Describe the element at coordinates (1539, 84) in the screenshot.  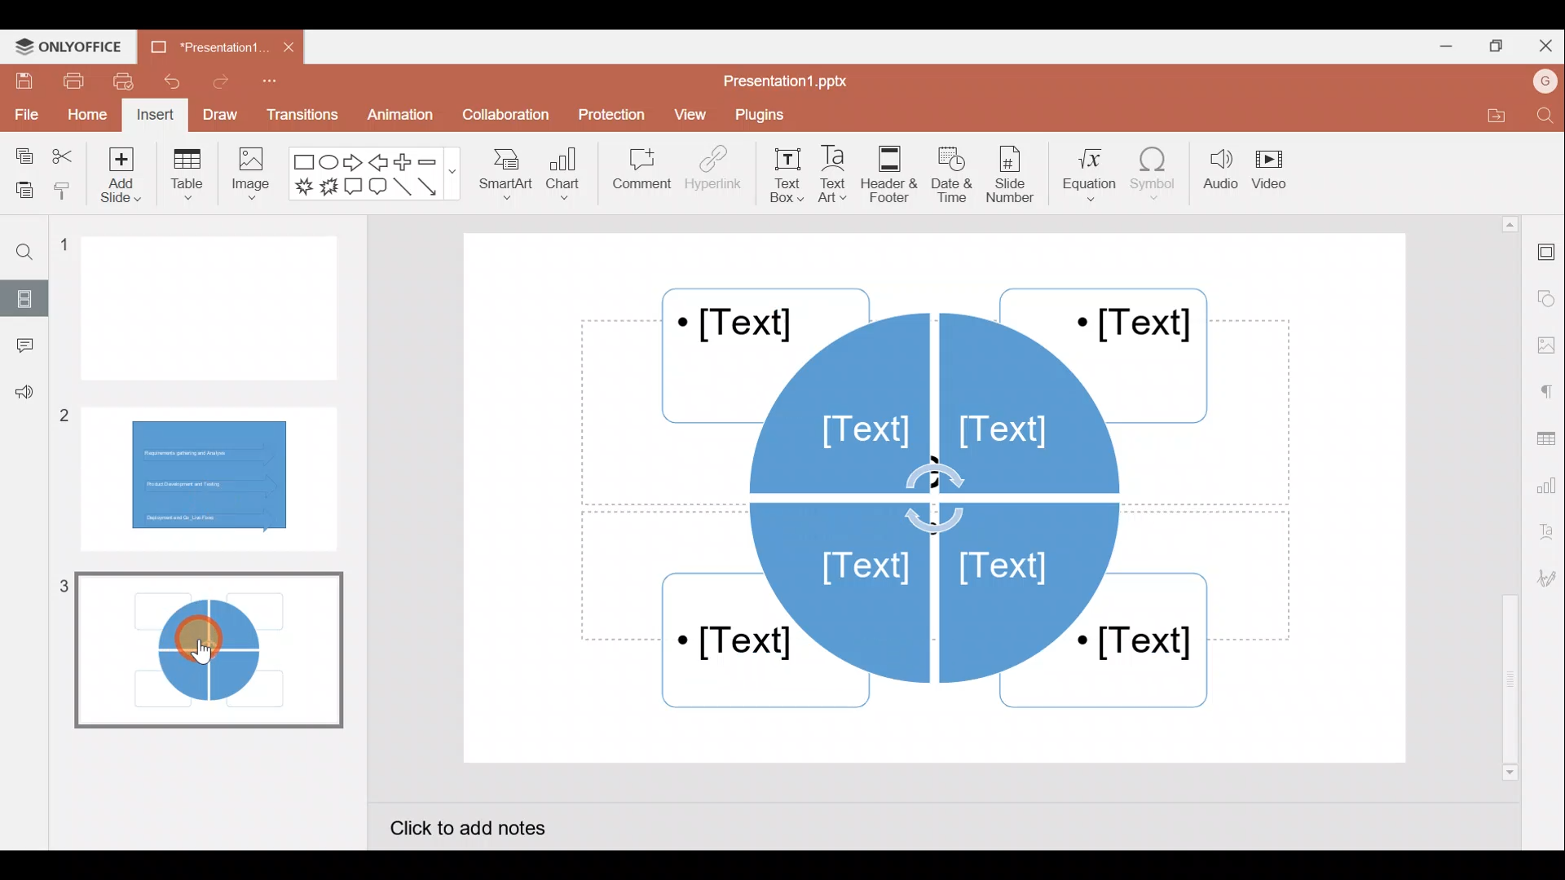
I see `Account name` at that location.